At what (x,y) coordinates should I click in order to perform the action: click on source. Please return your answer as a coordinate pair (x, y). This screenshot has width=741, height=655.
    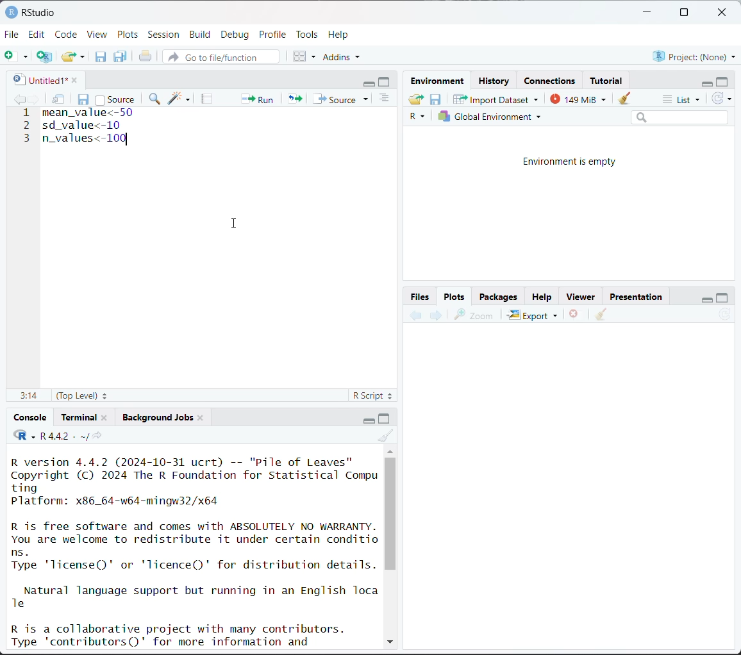
    Looking at the image, I should click on (343, 99).